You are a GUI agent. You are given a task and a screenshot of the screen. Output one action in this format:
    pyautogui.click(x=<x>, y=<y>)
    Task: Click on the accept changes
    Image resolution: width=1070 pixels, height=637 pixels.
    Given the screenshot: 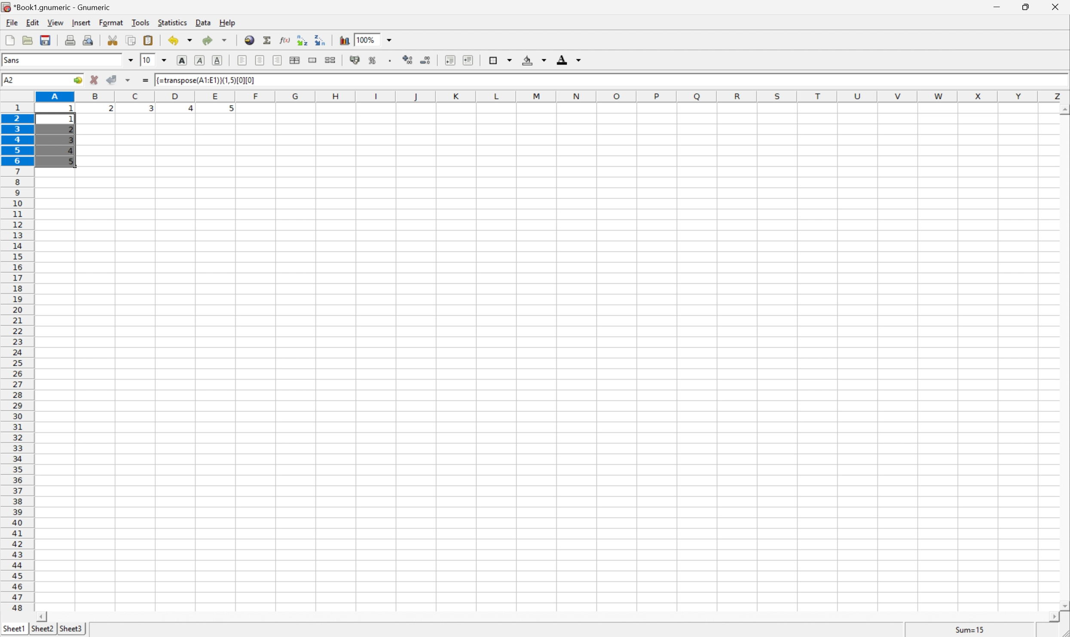 What is the action you would take?
    pyautogui.click(x=113, y=80)
    